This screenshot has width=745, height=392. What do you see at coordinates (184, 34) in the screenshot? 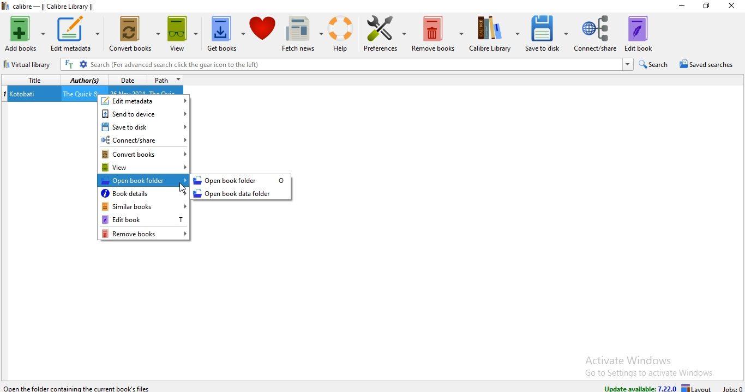
I see `view books` at bounding box center [184, 34].